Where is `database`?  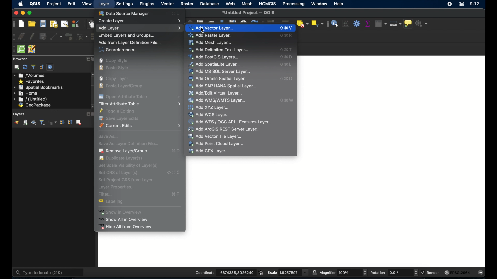 database is located at coordinates (209, 4).